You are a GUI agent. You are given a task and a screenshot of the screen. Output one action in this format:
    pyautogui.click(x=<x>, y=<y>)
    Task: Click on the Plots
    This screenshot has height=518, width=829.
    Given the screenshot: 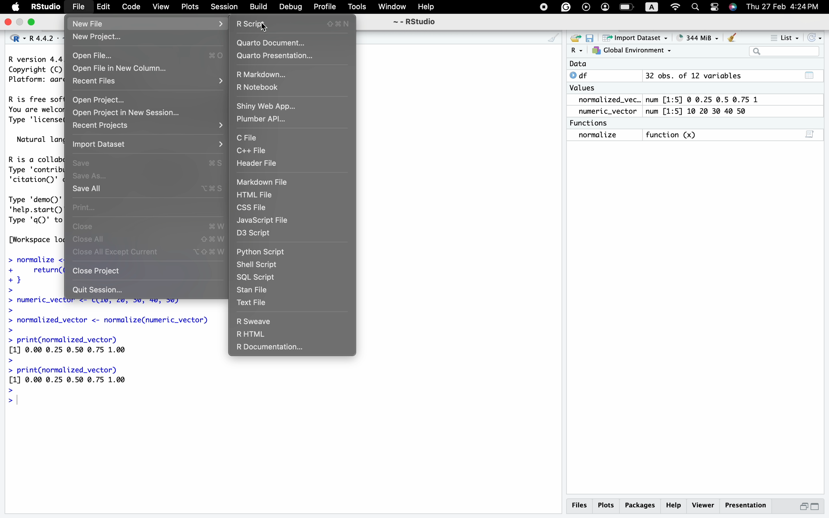 What is the action you would take?
    pyautogui.click(x=607, y=507)
    